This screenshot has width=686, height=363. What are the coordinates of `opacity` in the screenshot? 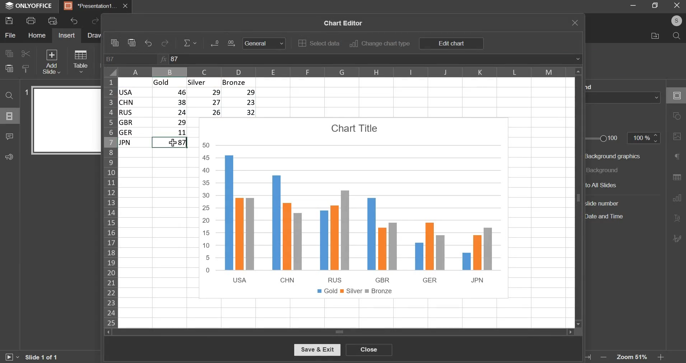 It's located at (645, 139).